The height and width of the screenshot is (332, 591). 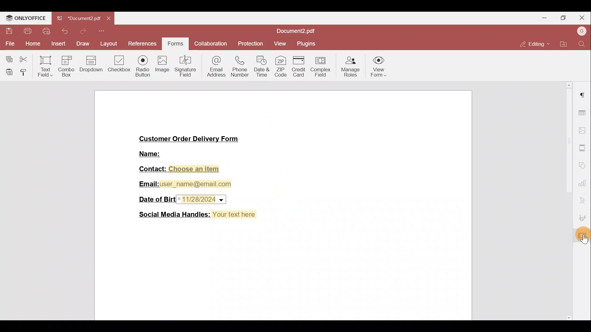 What do you see at coordinates (202, 200) in the screenshot?
I see `Date & time field inserted` at bounding box center [202, 200].